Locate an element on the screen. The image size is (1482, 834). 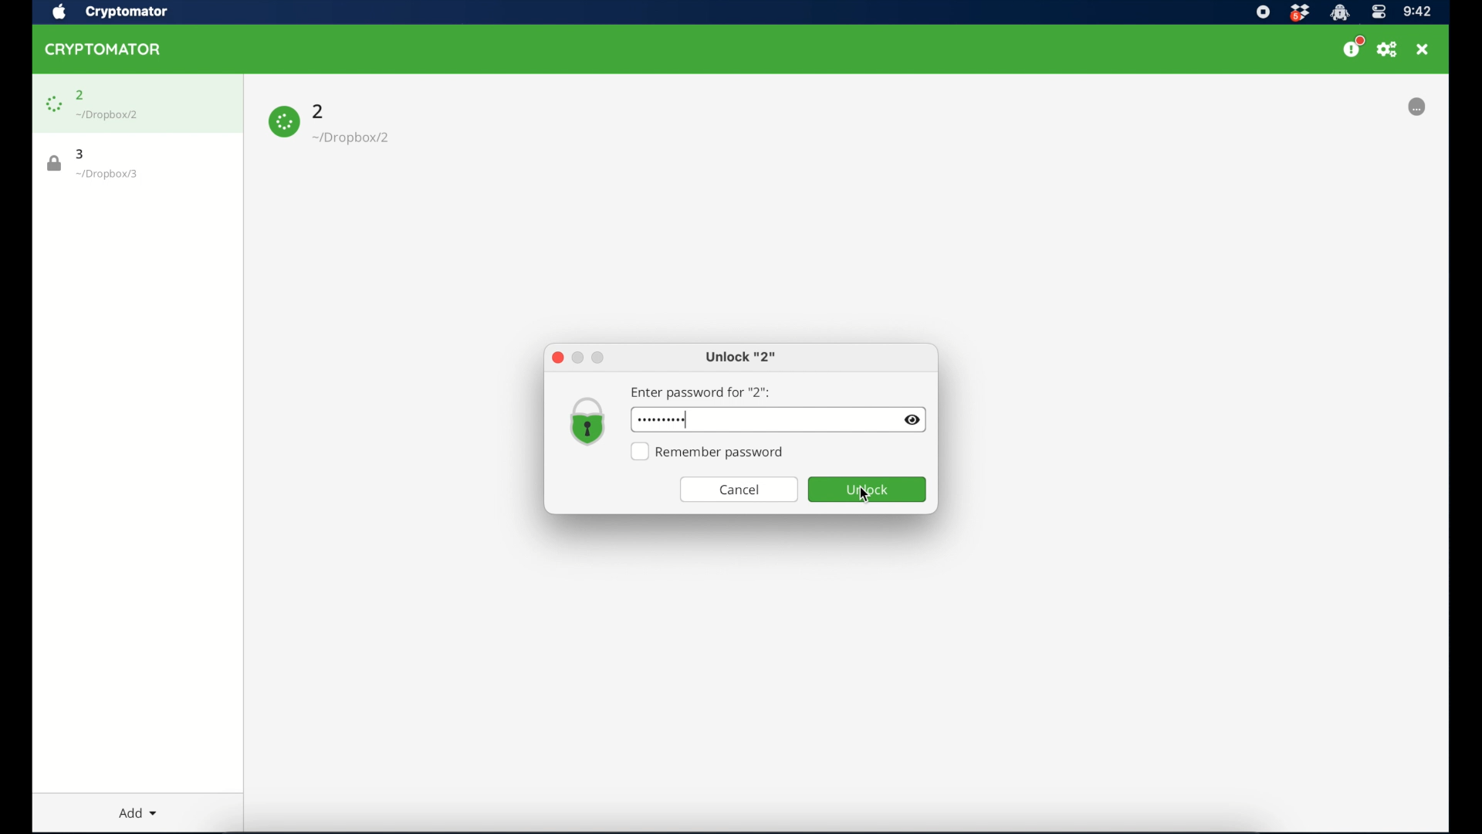
loading icon is located at coordinates (284, 122).